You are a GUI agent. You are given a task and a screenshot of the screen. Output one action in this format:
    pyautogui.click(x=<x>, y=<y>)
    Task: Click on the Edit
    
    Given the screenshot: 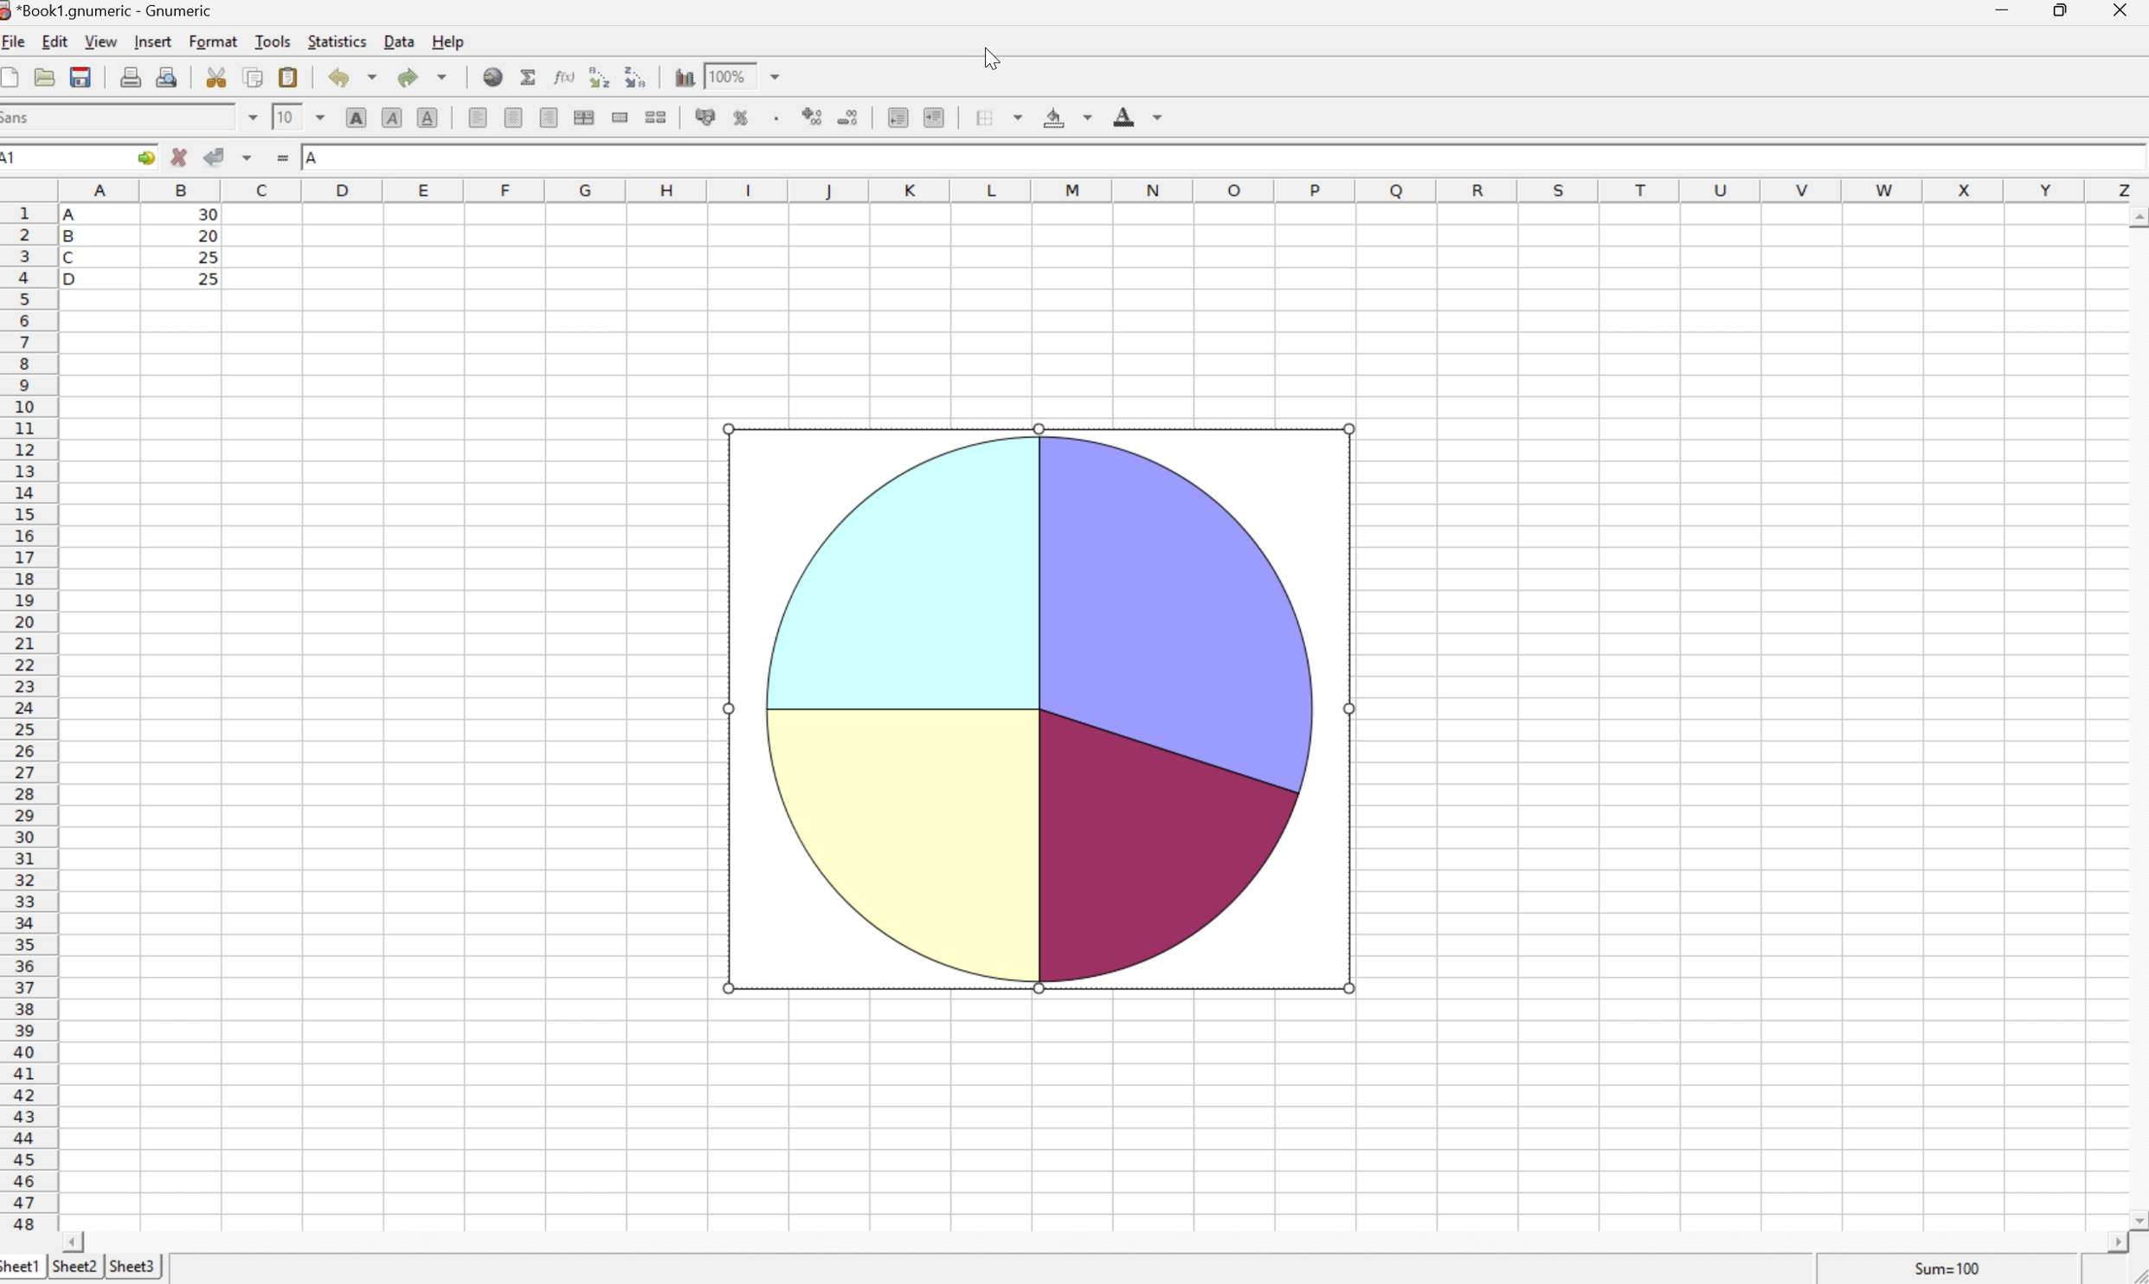 What is the action you would take?
    pyautogui.click(x=55, y=42)
    